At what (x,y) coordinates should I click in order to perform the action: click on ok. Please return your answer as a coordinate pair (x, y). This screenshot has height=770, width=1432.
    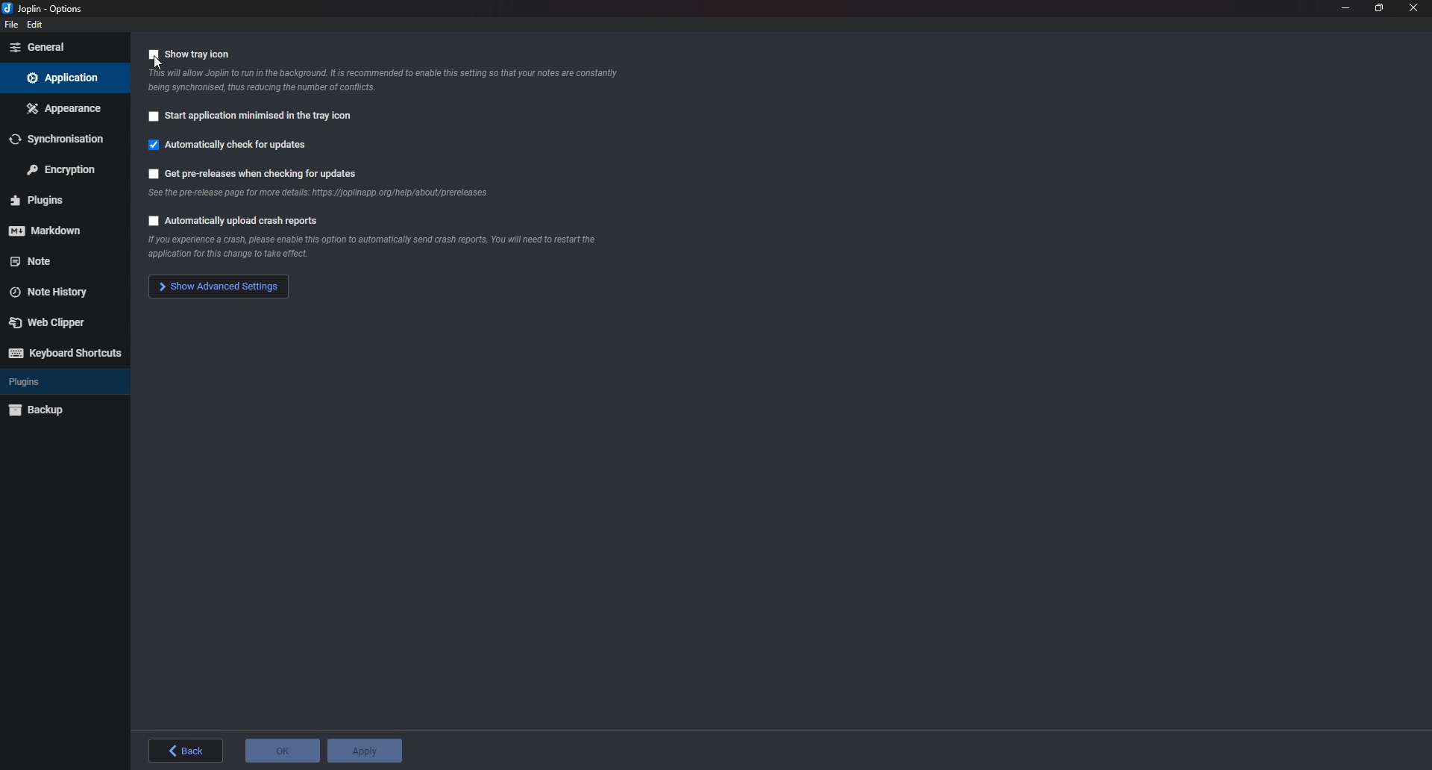
    Looking at the image, I should click on (283, 751).